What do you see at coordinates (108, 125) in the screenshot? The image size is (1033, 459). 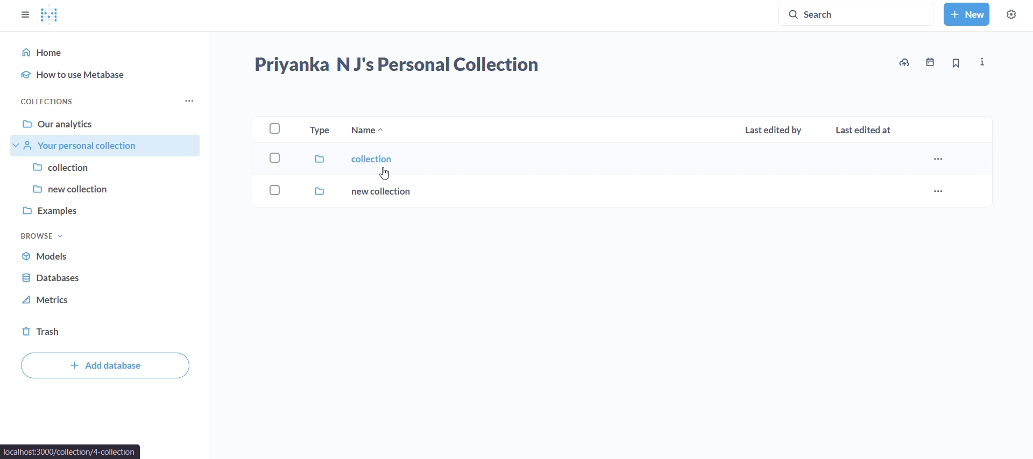 I see `our analytics` at bounding box center [108, 125].